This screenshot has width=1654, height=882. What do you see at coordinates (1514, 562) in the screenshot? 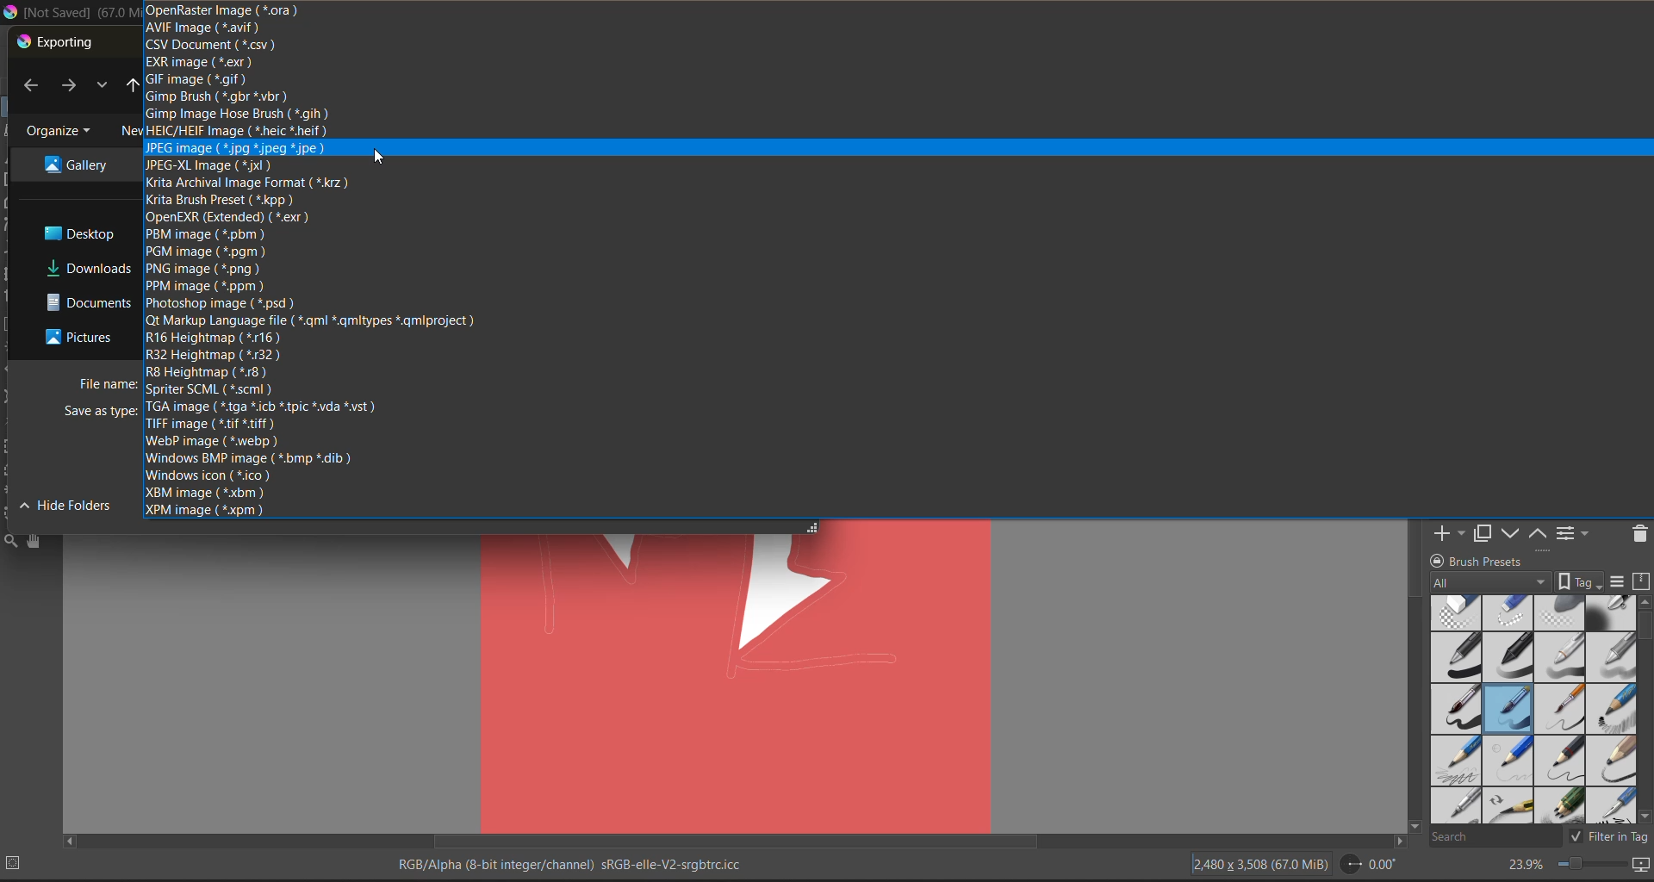
I see `Brush presets` at bounding box center [1514, 562].